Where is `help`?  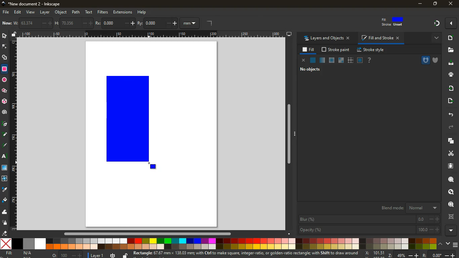
help is located at coordinates (142, 12).